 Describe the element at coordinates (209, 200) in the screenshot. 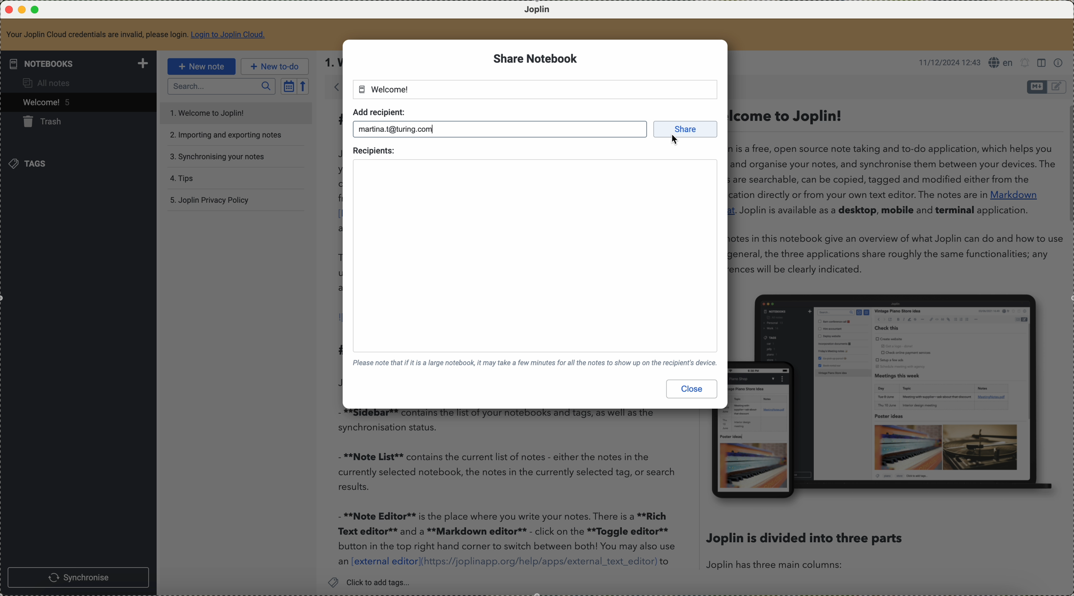

I see `Joplin privacy policy` at that location.